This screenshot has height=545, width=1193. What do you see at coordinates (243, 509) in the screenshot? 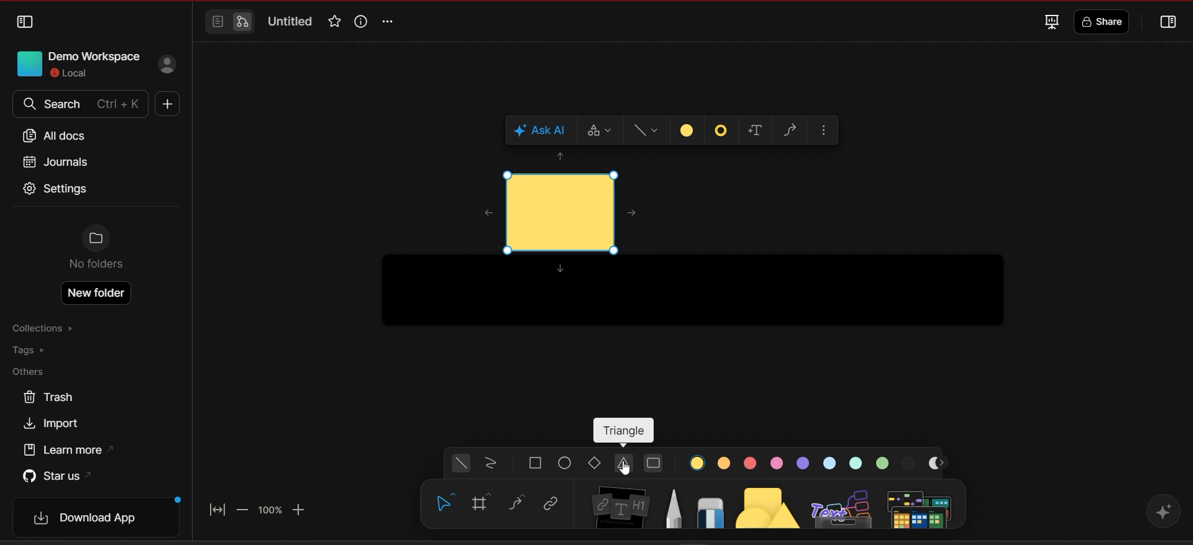
I see `zoom out` at bounding box center [243, 509].